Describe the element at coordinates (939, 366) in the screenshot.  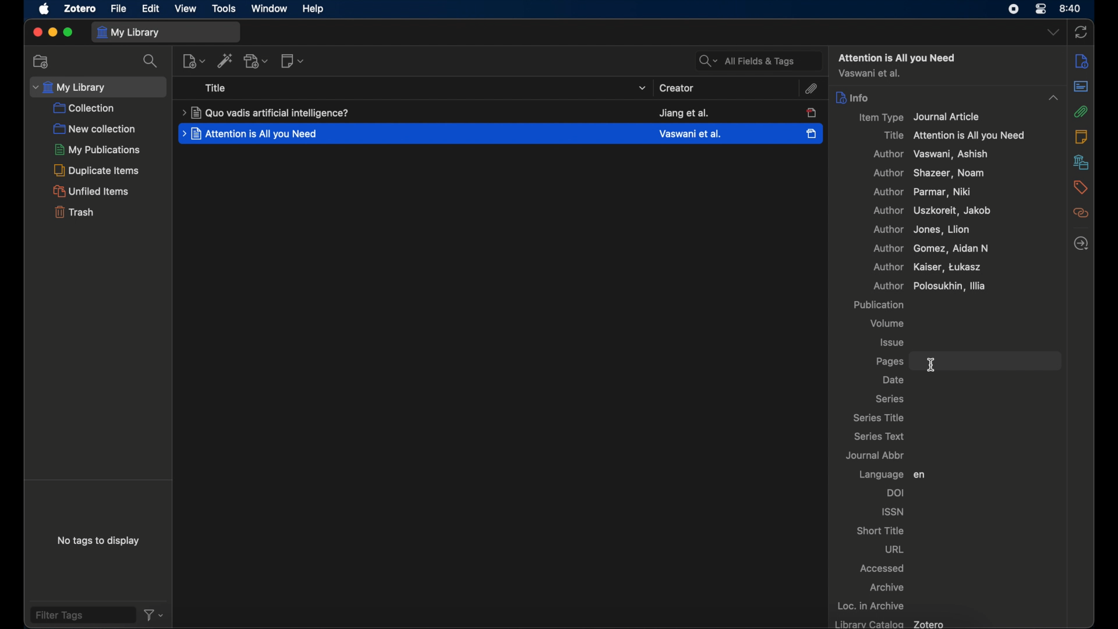
I see `text cursor` at that location.